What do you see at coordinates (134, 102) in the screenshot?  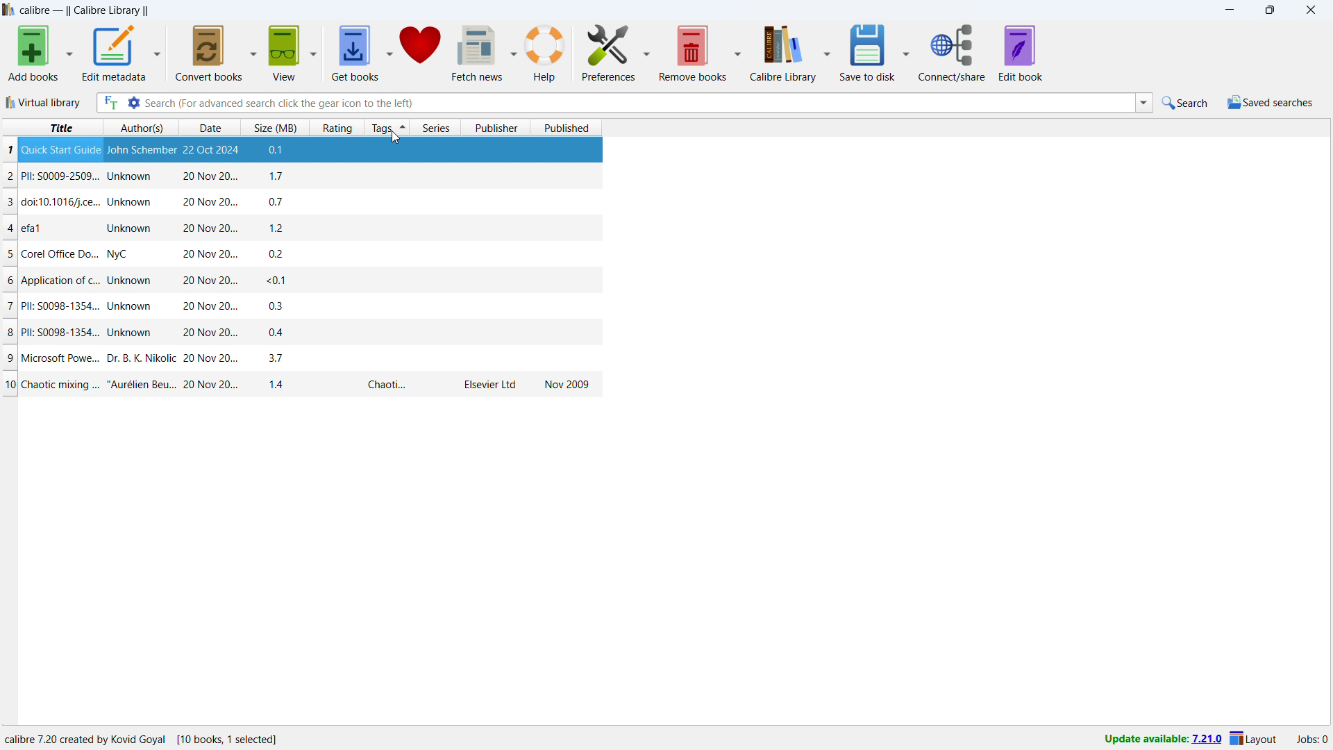 I see `advanced search` at bounding box center [134, 102].